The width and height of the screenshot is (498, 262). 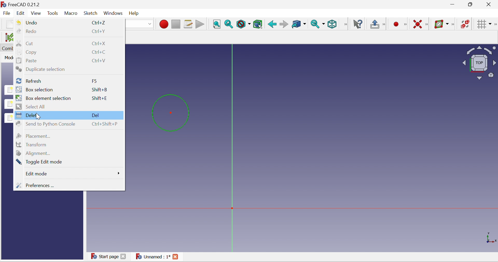 I want to click on cursor, so click(x=39, y=116).